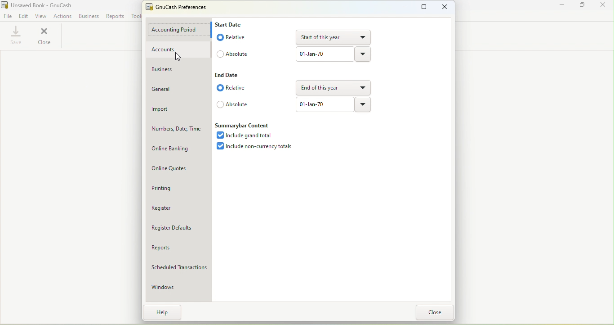 The image size is (614, 325). What do you see at coordinates (605, 6) in the screenshot?
I see `Close` at bounding box center [605, 6].